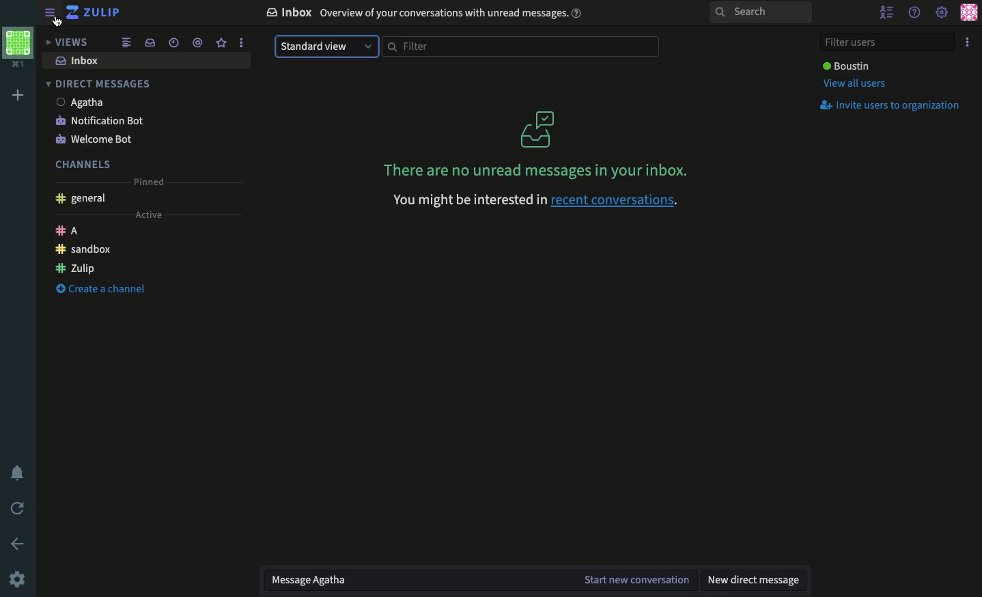 The height and width of the screenshot is (597, 982). What do you see at coordinates (19, 97) in the screenshot?
I see `Add` at bounding box center [19, 97].